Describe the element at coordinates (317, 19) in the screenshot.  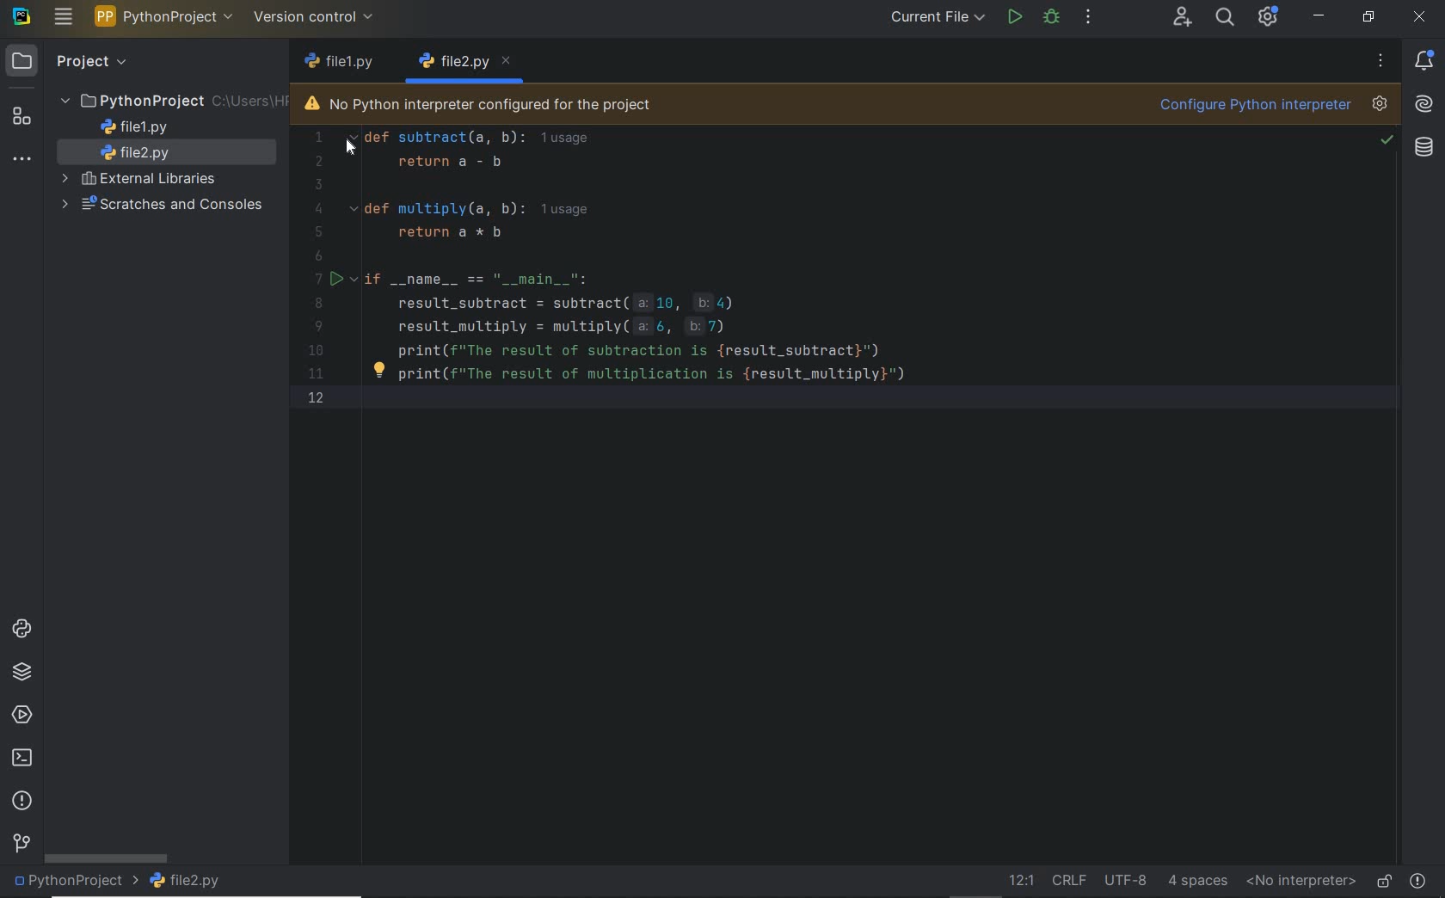
I see `version control` at that location.